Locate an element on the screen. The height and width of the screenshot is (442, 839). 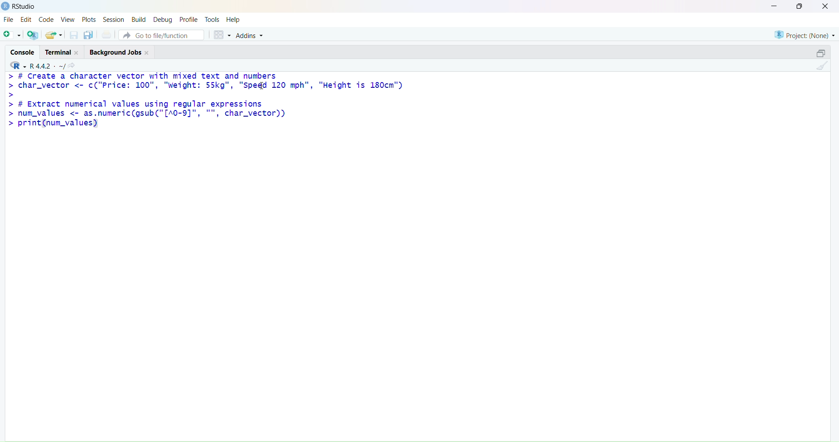
R. 4.4.2 ~/ is located at coordinates (47, 66).